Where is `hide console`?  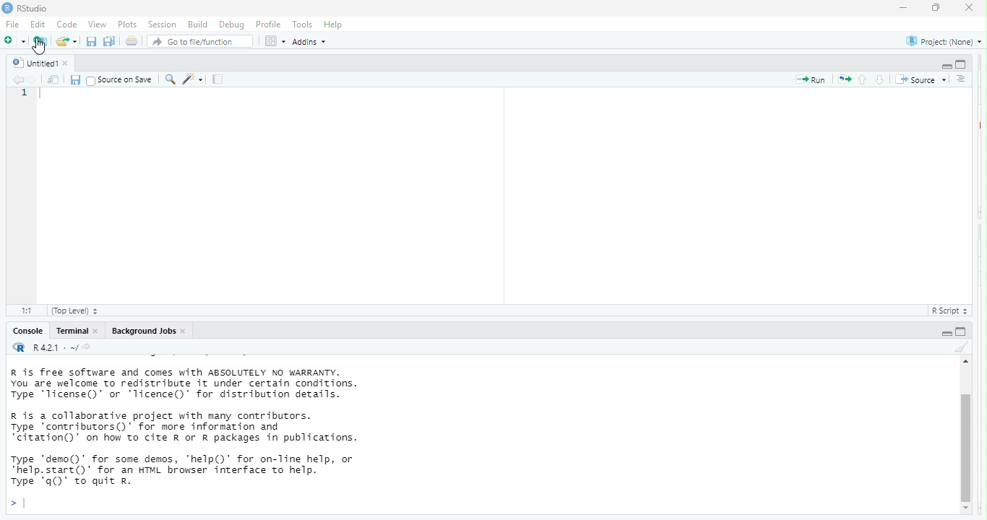 hide console is located at coordinates (962, 64).